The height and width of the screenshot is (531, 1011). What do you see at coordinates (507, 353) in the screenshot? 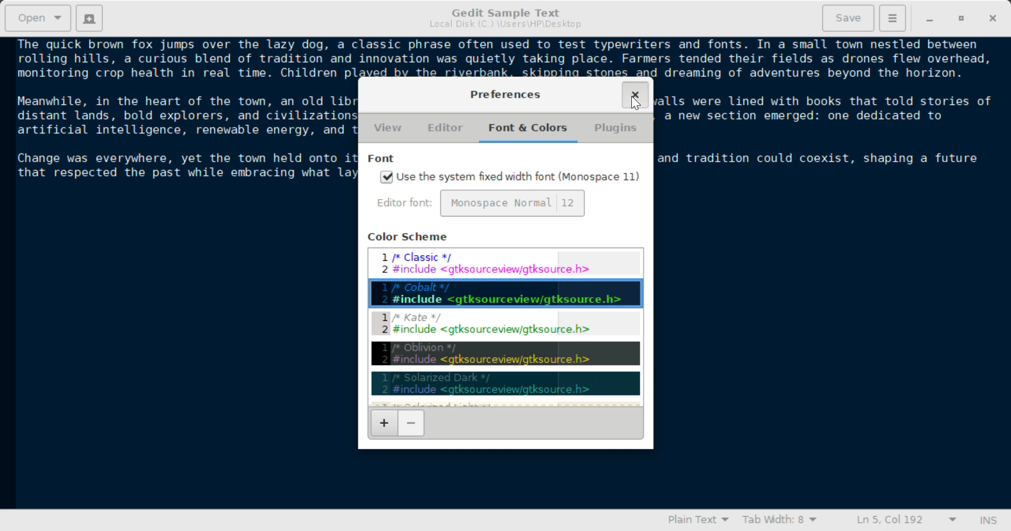
I see `Oblivion Scheme` at bounding box center [507, 353].